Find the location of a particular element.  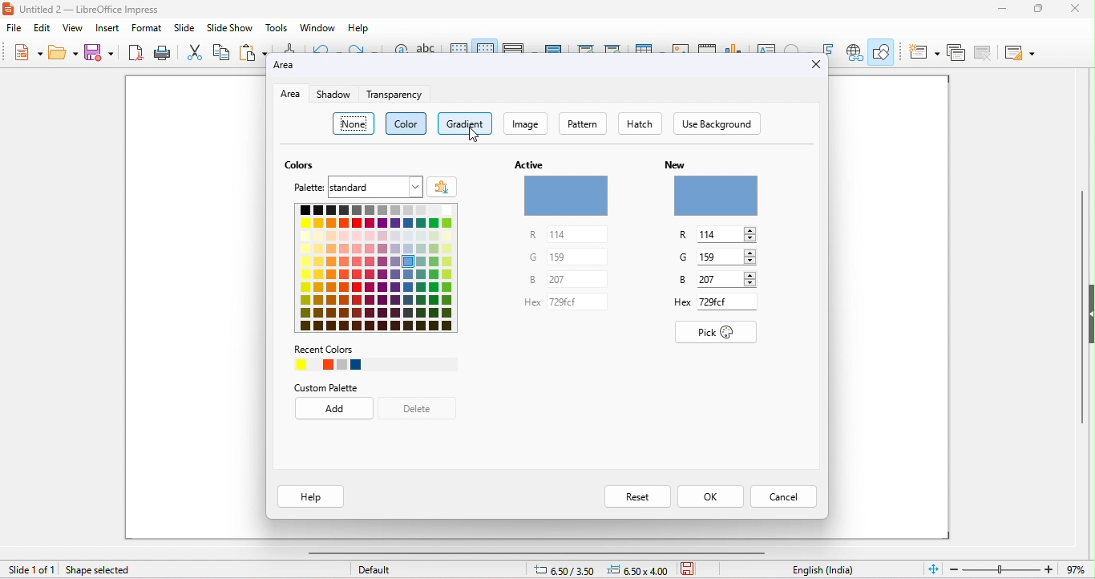

insert text box is located at coordinates (765, 47).